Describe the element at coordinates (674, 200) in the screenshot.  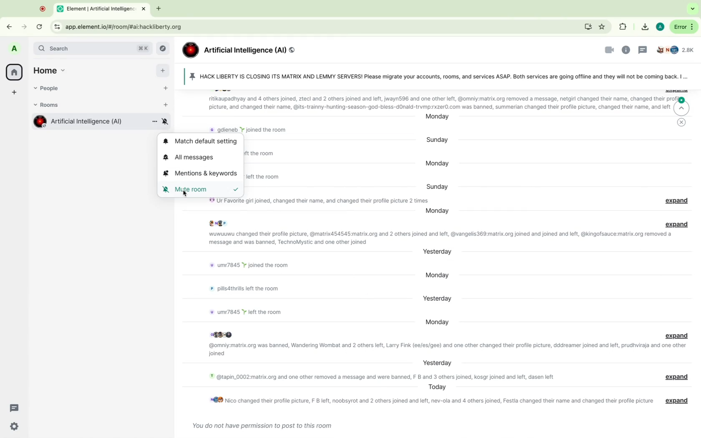
I see `expand` at that location.